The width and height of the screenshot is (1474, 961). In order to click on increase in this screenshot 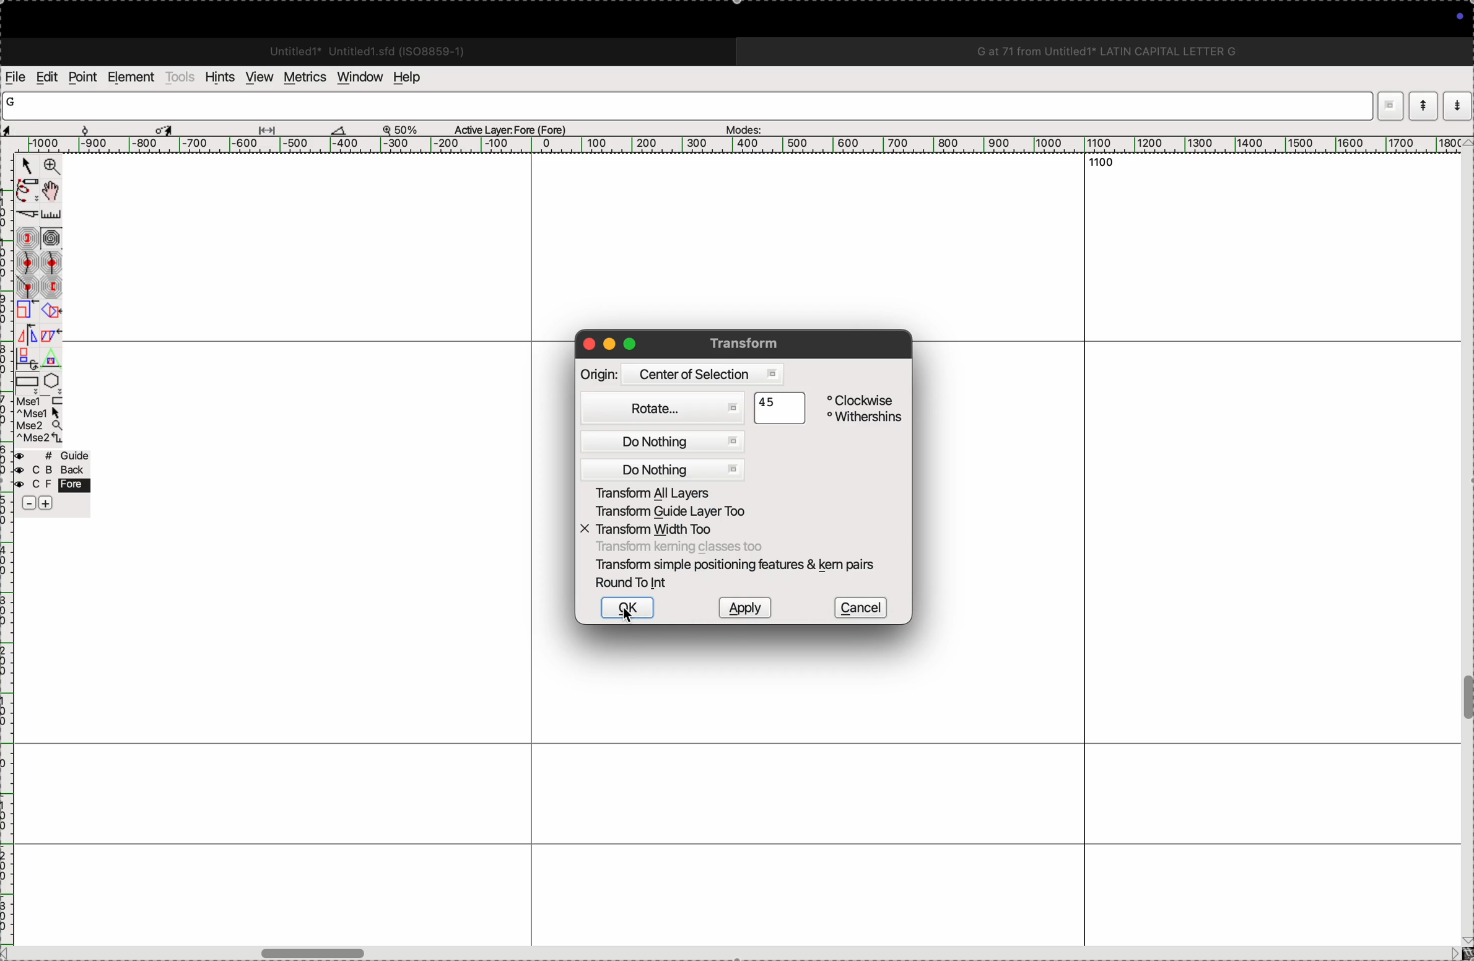, I will do `click(46, 502)`.